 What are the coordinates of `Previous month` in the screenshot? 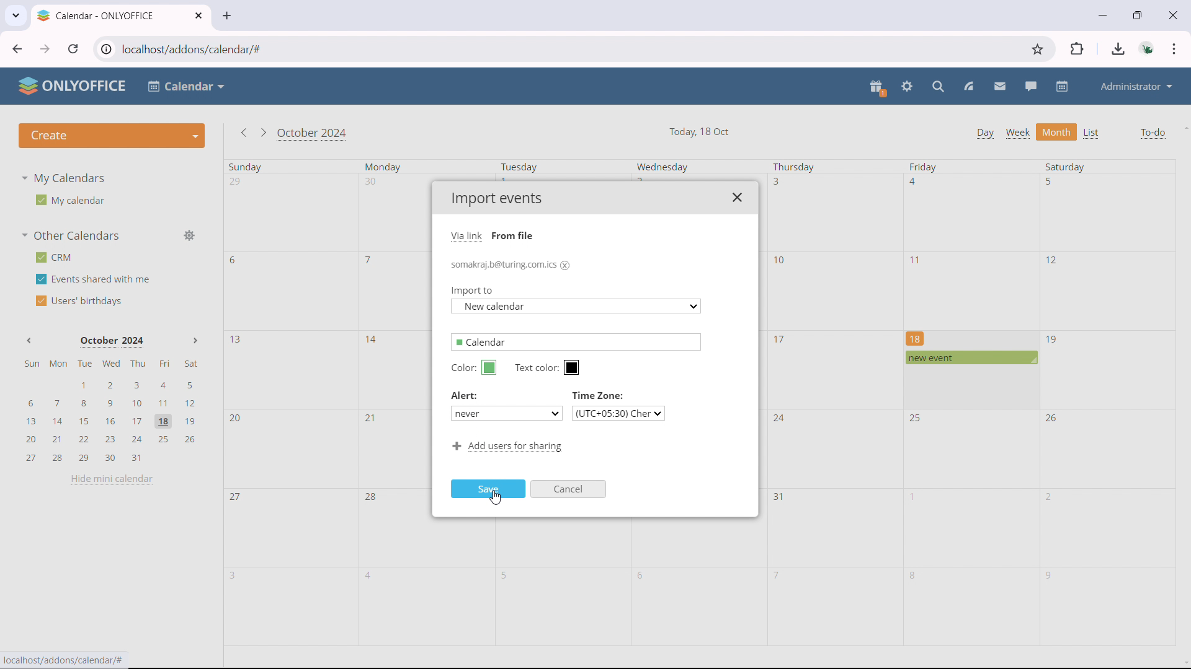 It's located at (28, 341).